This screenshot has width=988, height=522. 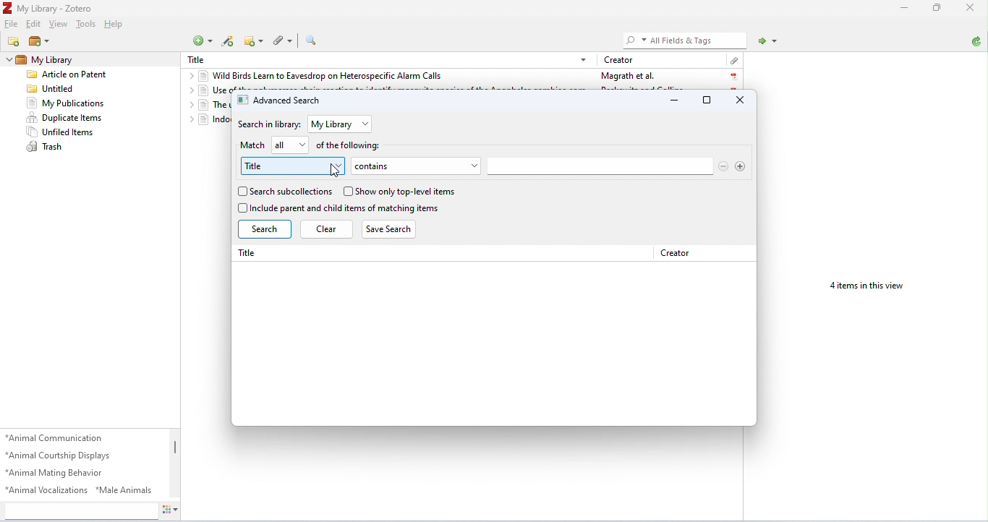 I want to click on checkbox, so click(x=242, y=192).